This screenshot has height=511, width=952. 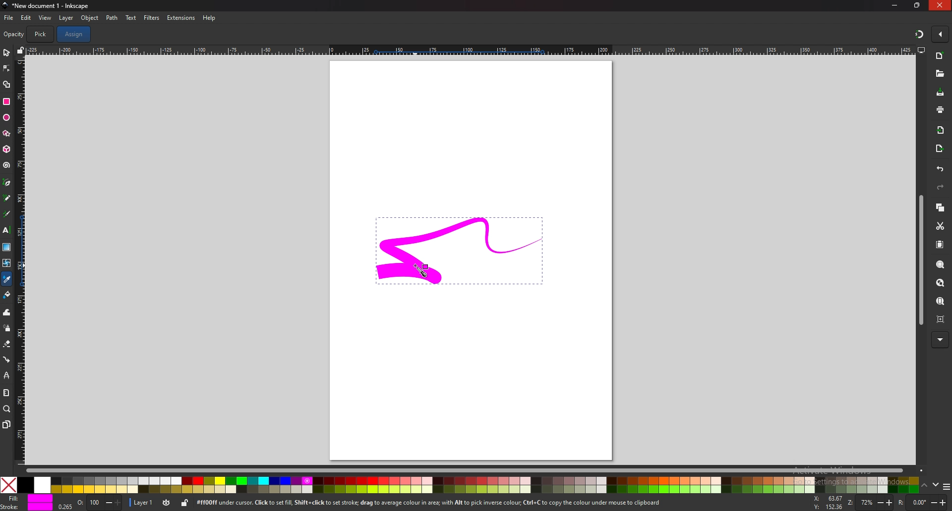 I want to click on spray, so click(x=6, y=328).